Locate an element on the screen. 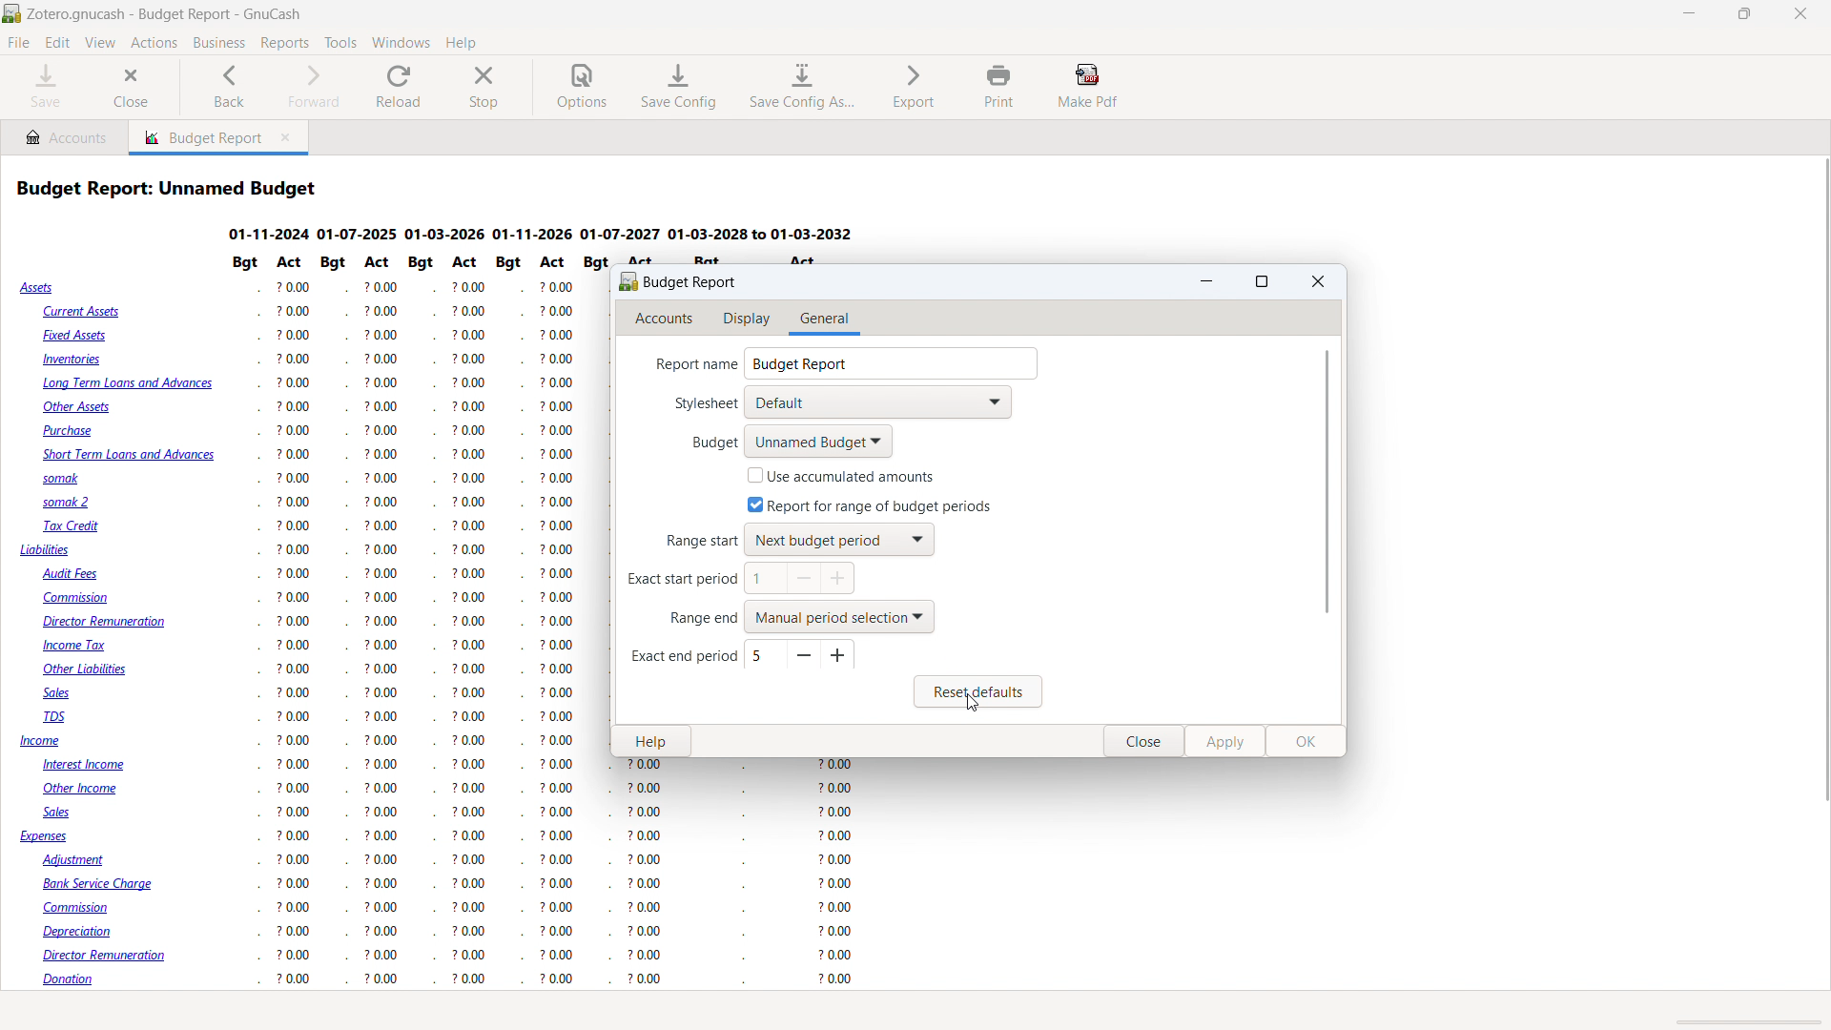 The height and width of the screenshot is (1030, 1831). close is located at coordinates (1145, 743).